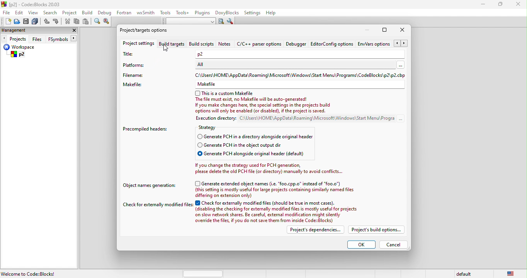  I want to click on minimize, so click(483, 5).